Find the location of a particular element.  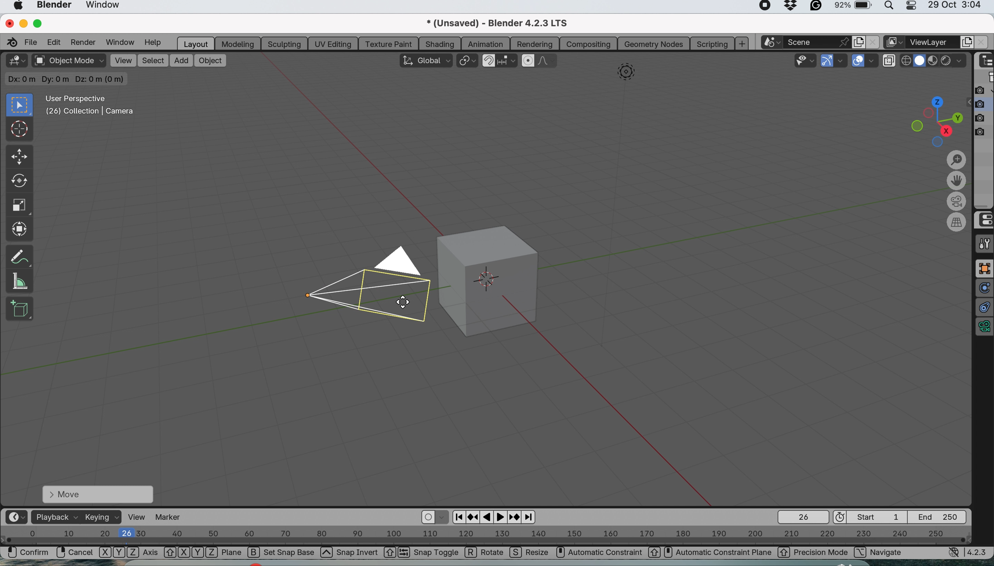

User perspective (26) | Camera is located at coordinates (89, 105).